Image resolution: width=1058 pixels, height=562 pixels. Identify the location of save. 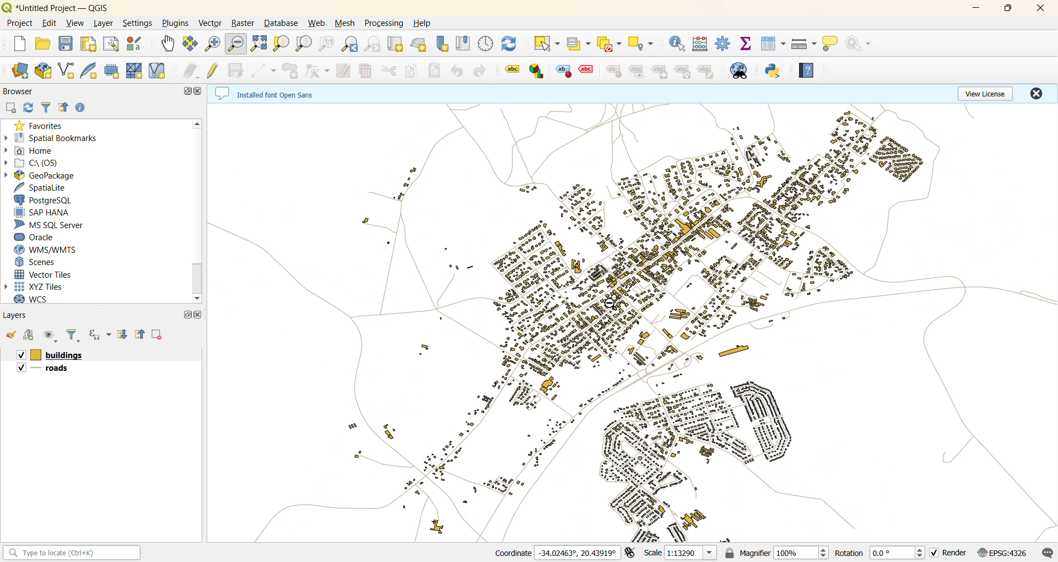
(69, 45).